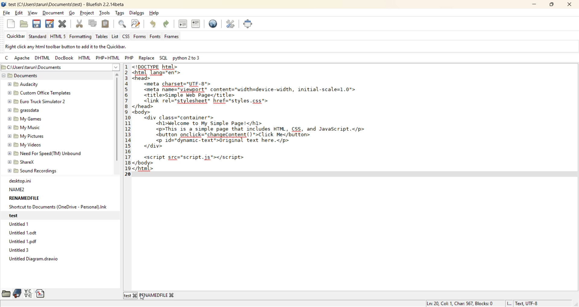 This screenshot has width=579, height=307. Describe the element at coordinates (102, 36) in the screenshot. I see `tables` at that location.